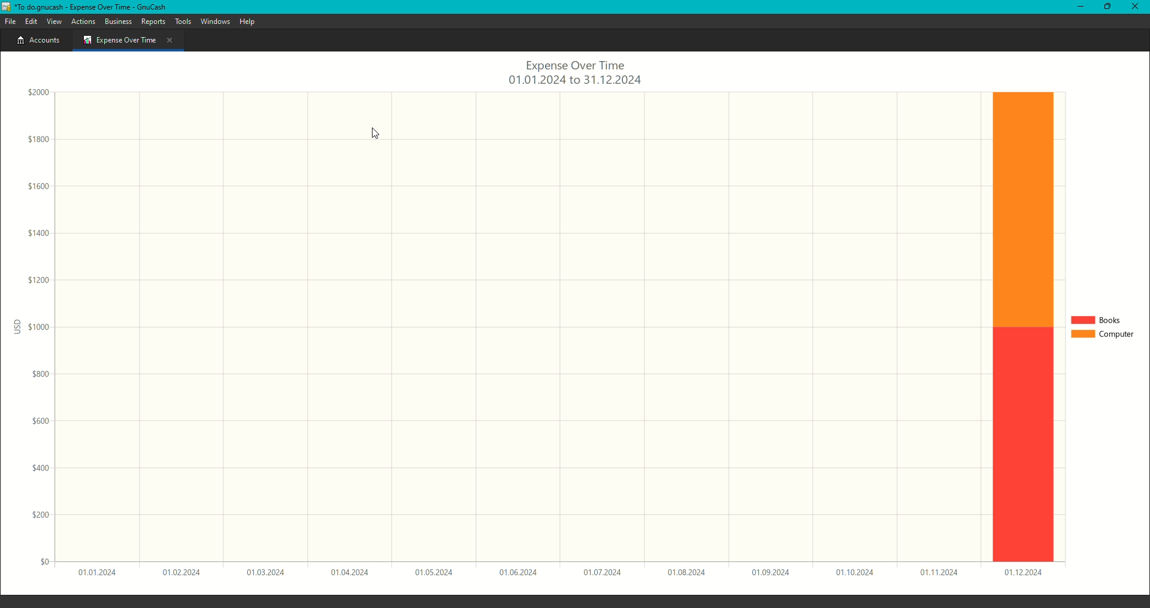 This screenshot has width=1150, height=608. Describe the element at coordinates (1021, 327) in the screenshot. I see `Bar Graph` at that location.